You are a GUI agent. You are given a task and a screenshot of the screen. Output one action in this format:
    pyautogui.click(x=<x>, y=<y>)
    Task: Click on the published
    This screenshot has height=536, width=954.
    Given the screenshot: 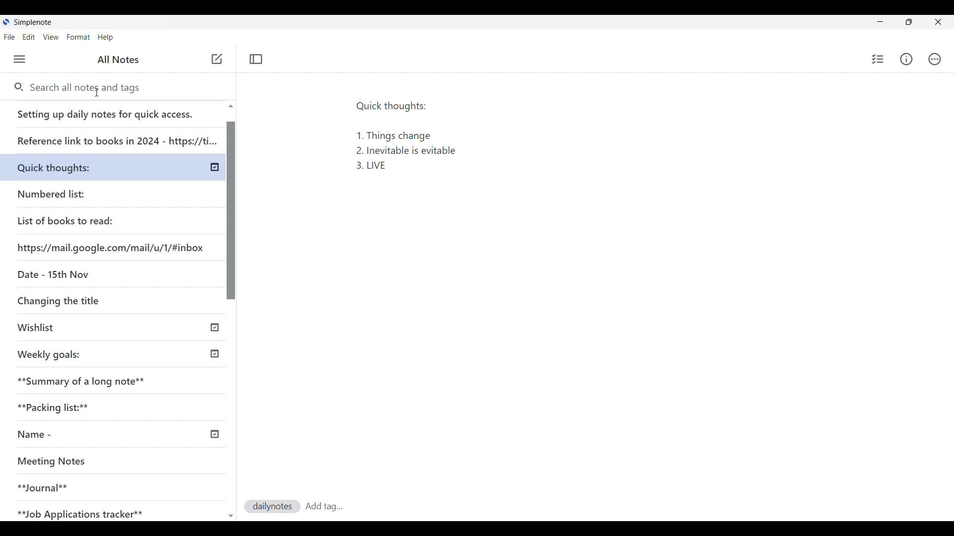 What is the action you would take?
    pyautogui.click(x=215, y=326)
    